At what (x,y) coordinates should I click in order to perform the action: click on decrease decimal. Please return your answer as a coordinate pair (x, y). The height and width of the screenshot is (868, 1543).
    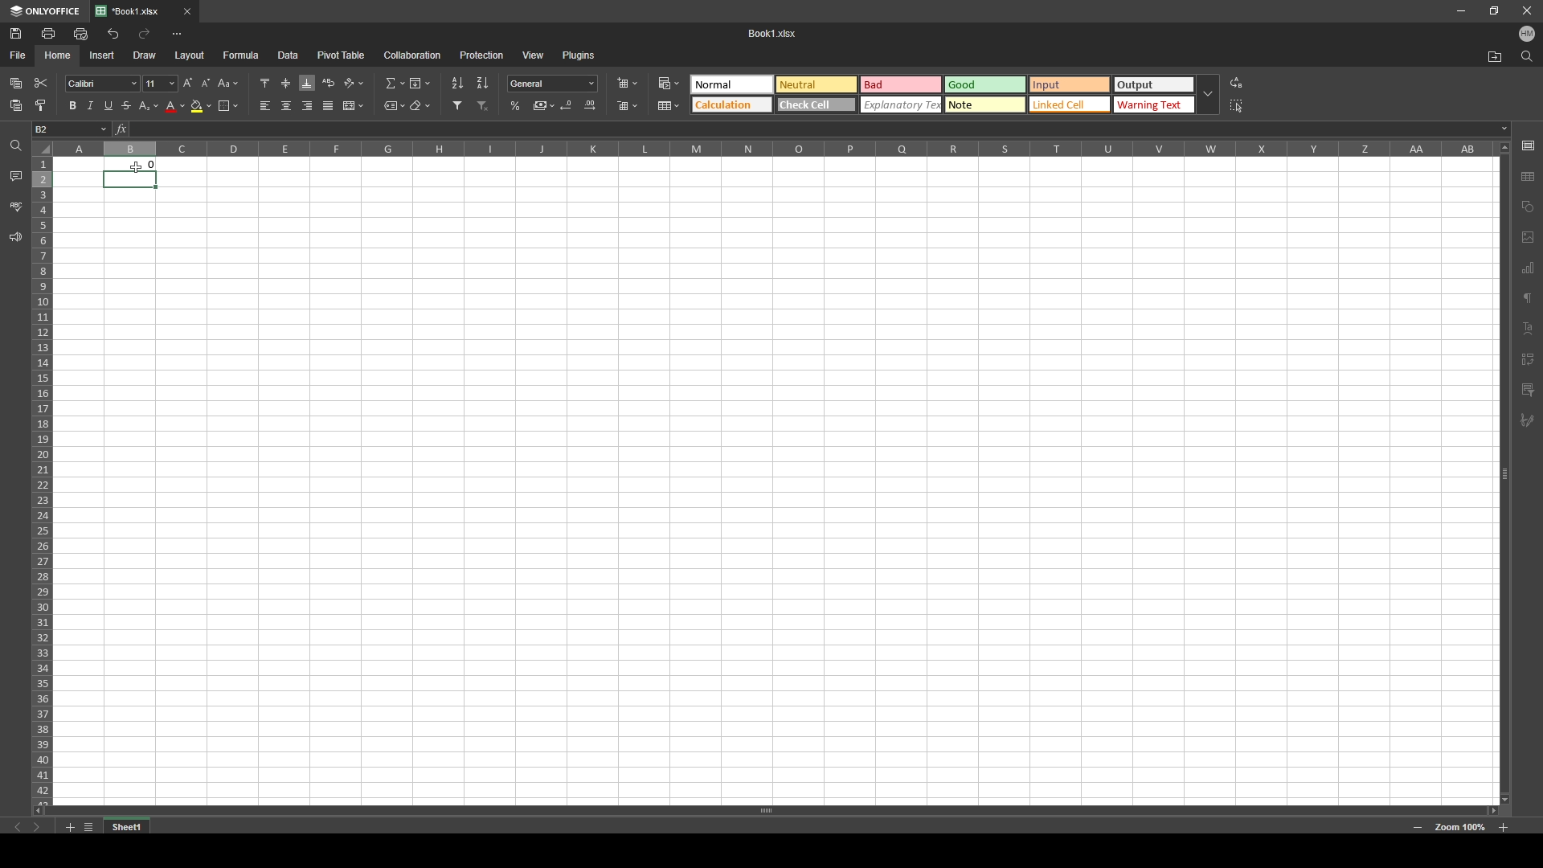
    Looking at the image, I should click on (568, 104).